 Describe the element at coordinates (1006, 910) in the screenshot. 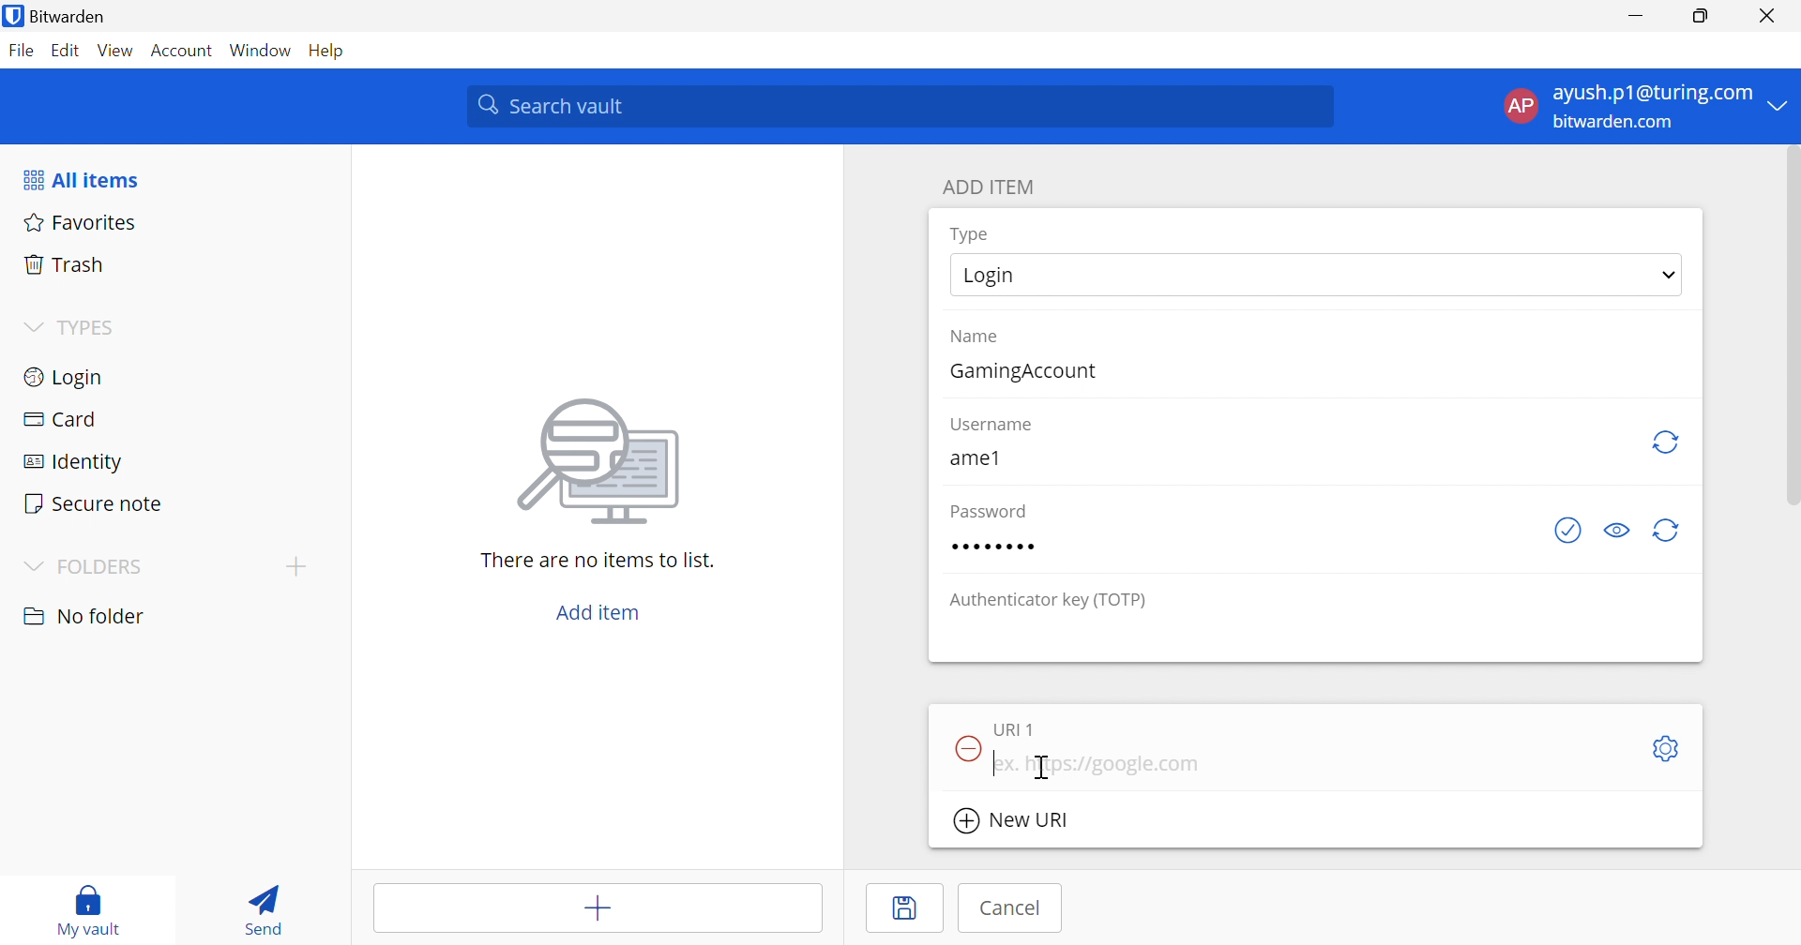

I see `Cancel` at that location.